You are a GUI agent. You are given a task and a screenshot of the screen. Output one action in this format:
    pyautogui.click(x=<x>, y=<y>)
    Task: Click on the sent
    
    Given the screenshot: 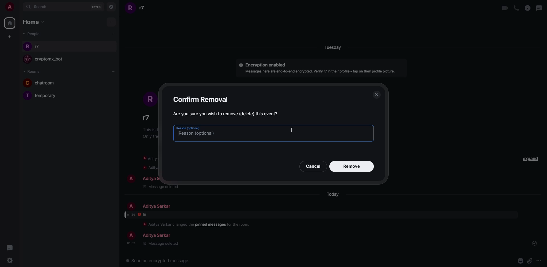 What is the action you would take?
    pyautogui.click(x=536, y=244)
    